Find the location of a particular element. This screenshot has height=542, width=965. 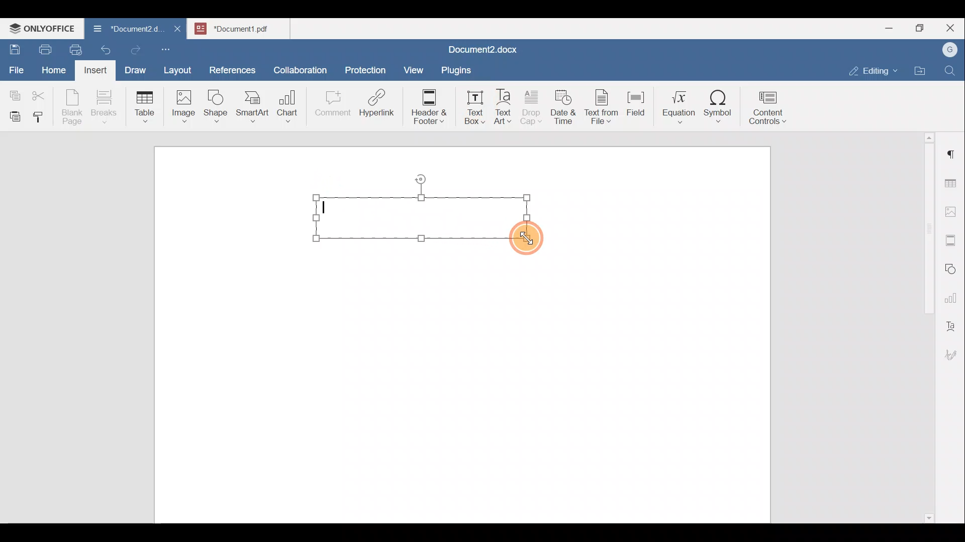

Symbol is located at coordinates (718, 109).